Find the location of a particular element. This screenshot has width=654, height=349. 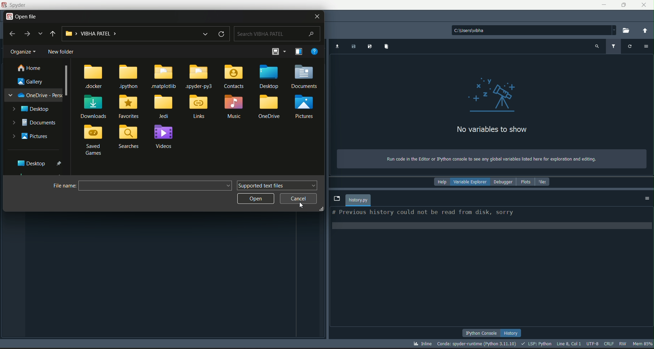

import data is located at coordinates (337, 47).